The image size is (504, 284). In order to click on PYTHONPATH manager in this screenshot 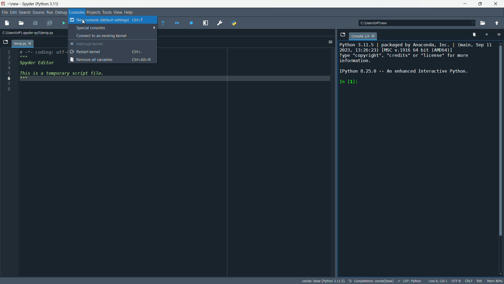, I will do `click(233, 22)`.